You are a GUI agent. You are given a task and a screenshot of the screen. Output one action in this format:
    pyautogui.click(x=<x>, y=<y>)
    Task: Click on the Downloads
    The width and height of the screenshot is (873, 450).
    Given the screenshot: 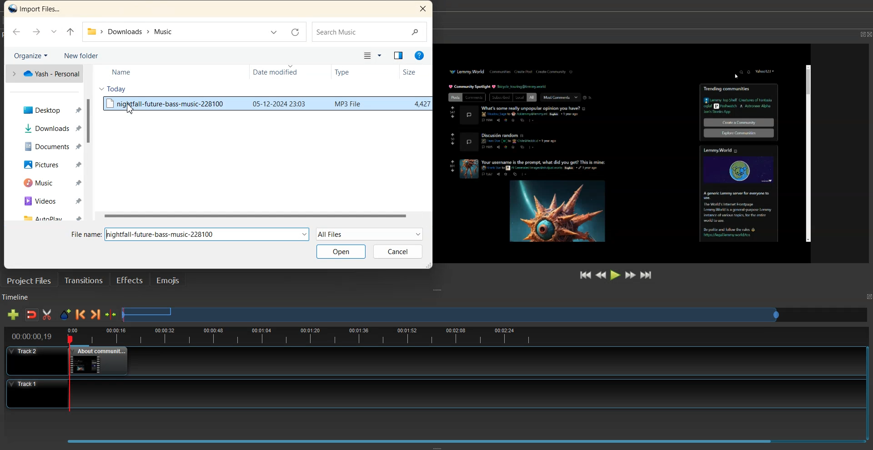 What is the action you would take?
    pyautogui.click(x=43, y=128)
    